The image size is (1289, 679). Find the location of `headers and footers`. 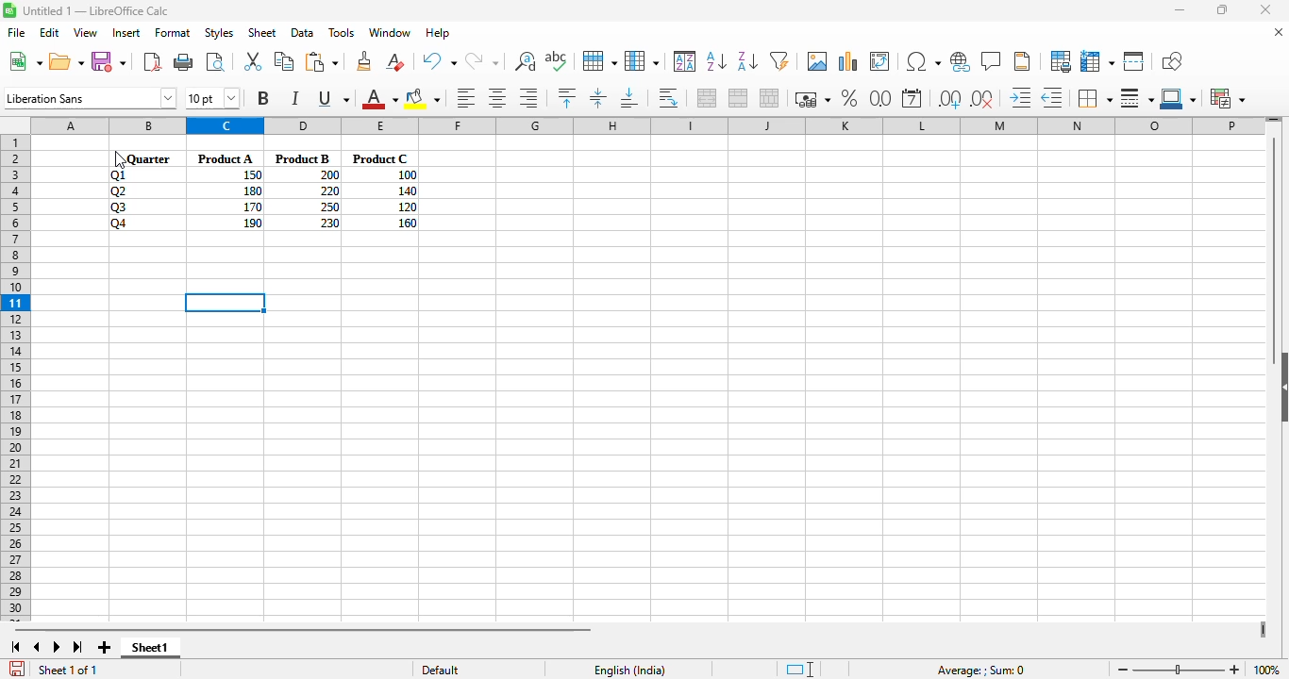

headers and footers is located at coordinates (1022, 61).